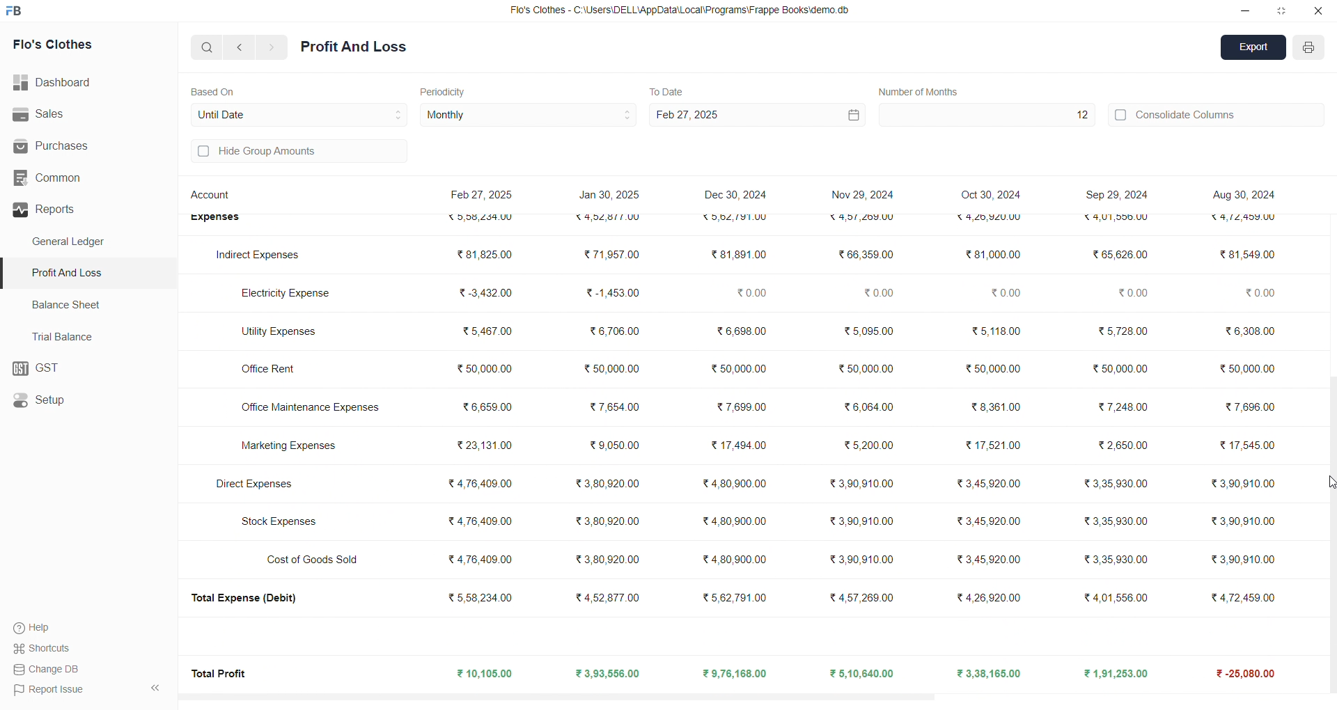  Describe the element at coordinates (1120, 255) in the screenshot. I see `₹65,626.00` at that location.